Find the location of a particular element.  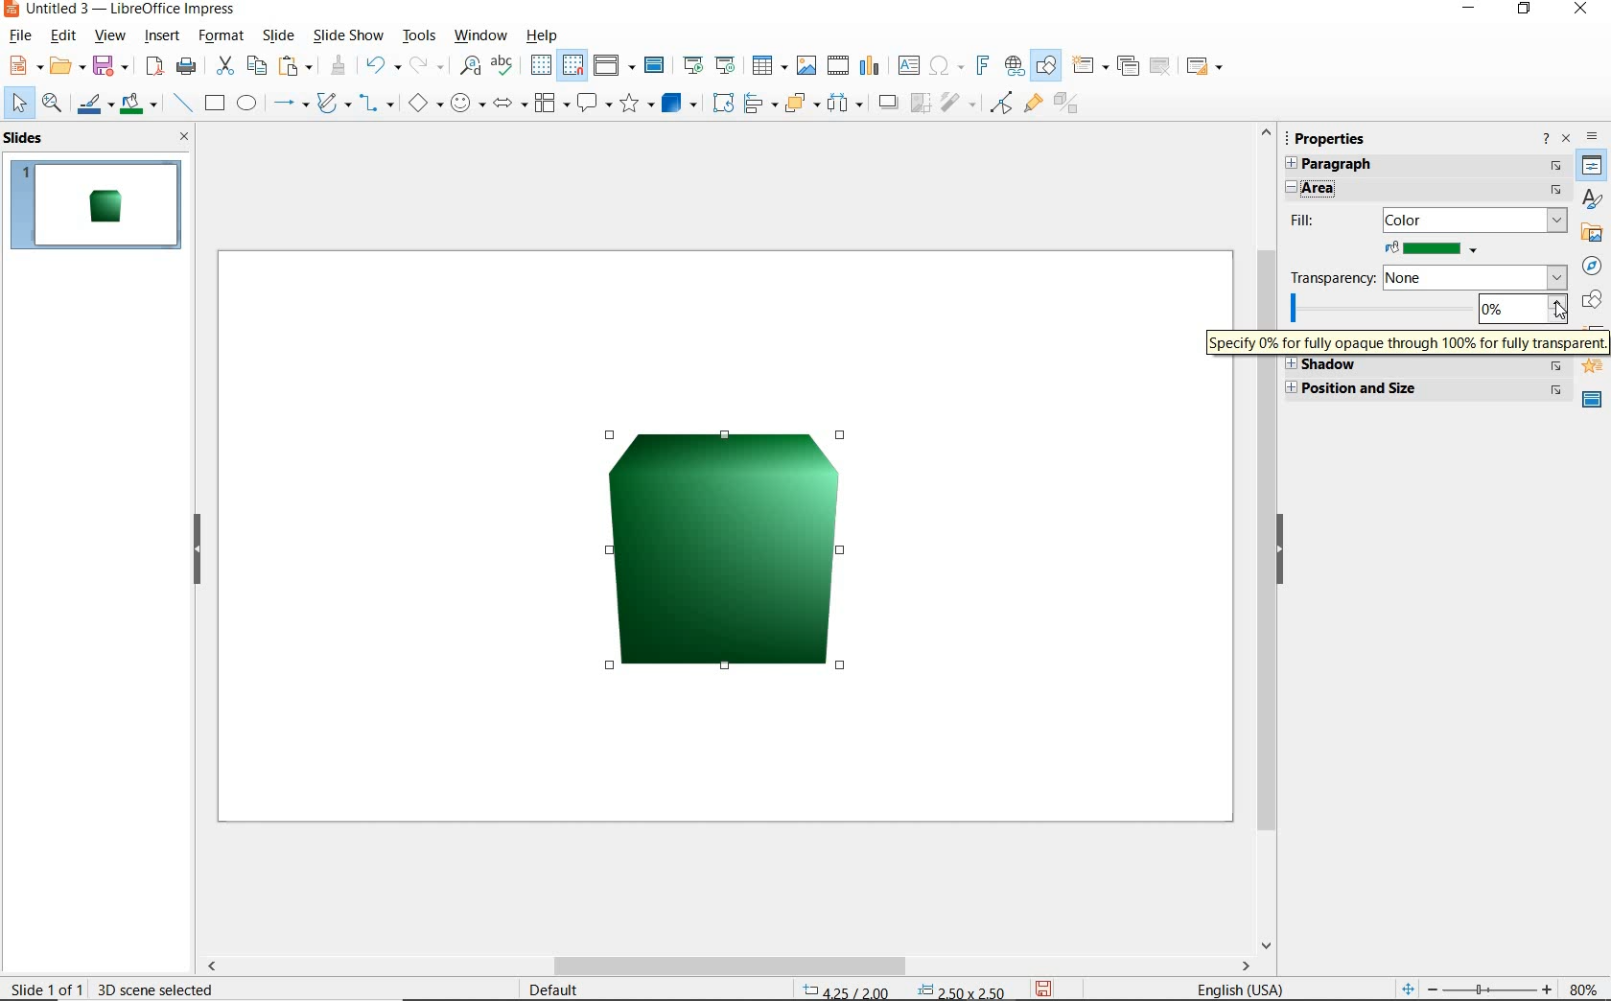

AREA is located at coordinates (1426, 190).